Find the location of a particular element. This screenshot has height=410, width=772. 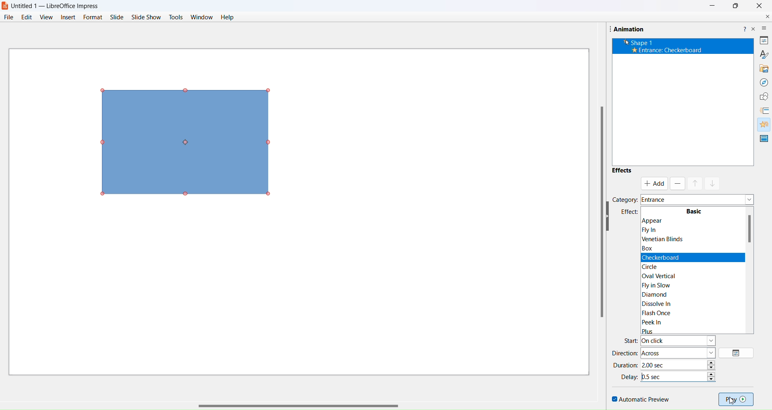

master slide is located at coordinates (764, 139).